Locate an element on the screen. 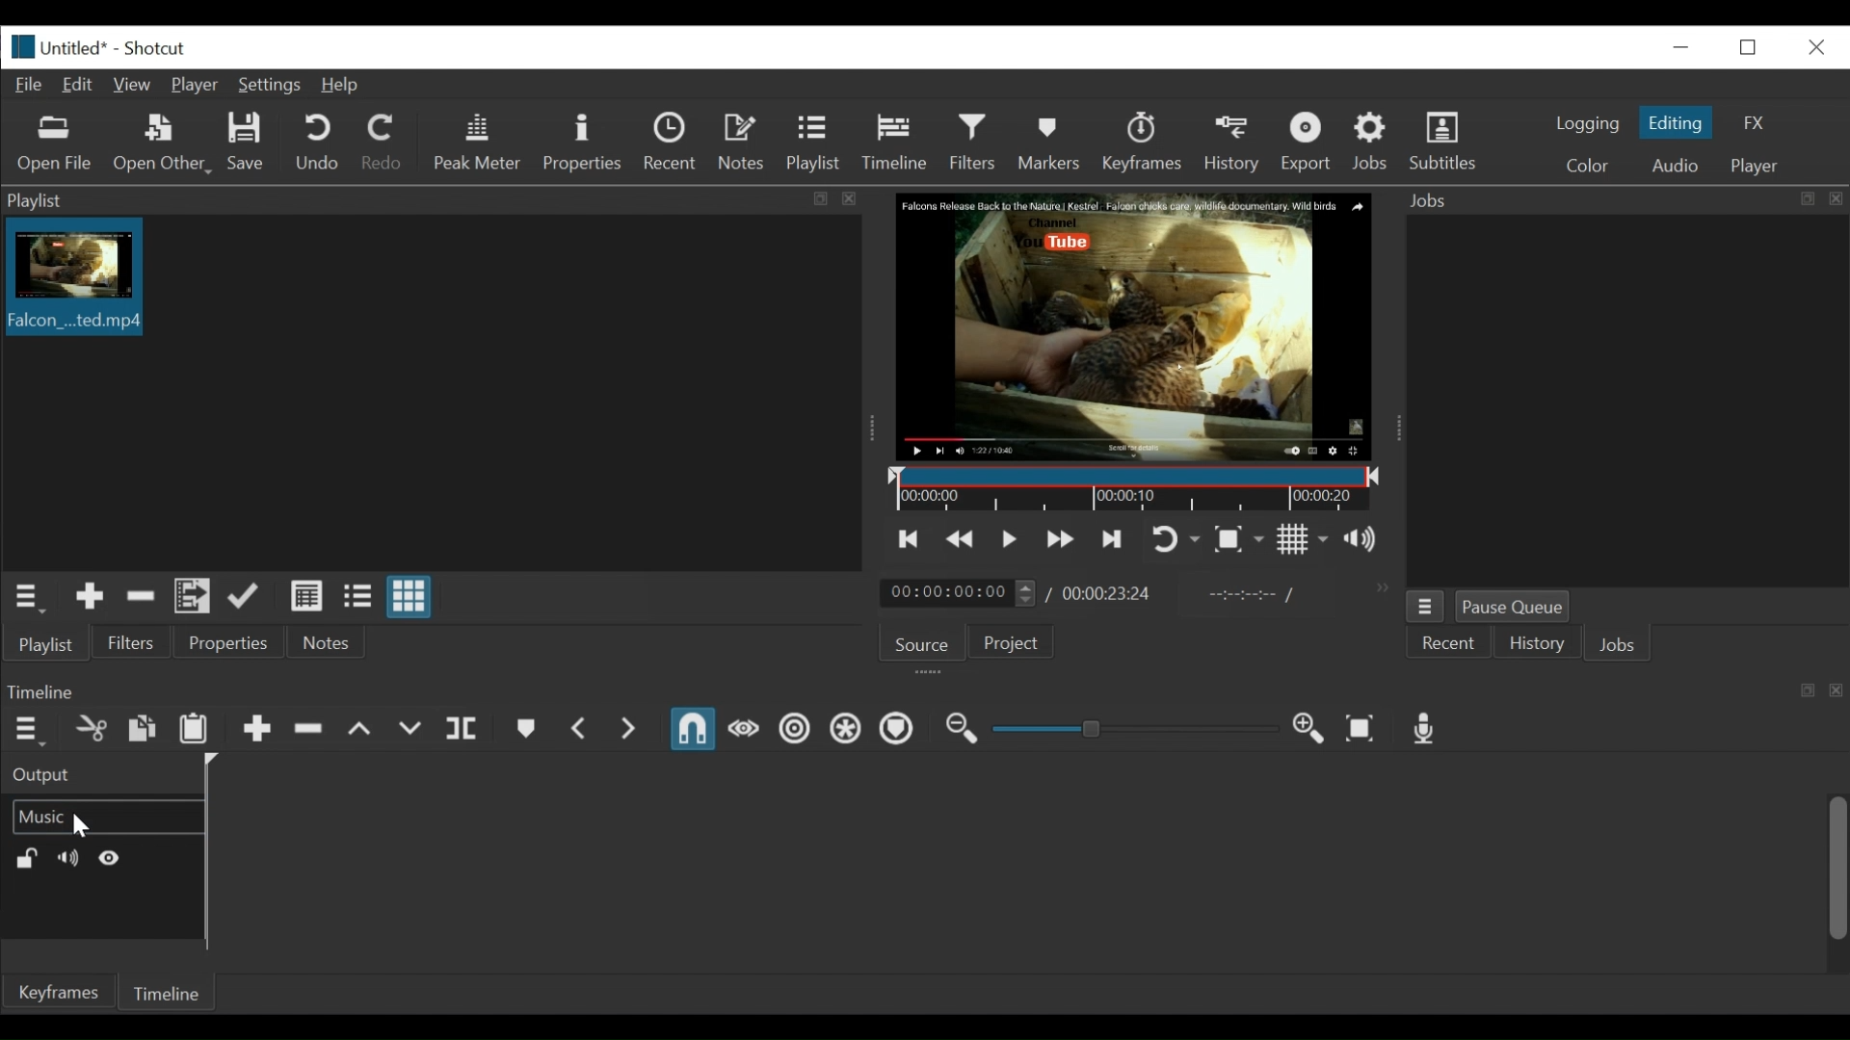 Image resolution: width=1850 pixels, height=1040 pixels. Jobs Panel is located at coordinates (1620, 200).